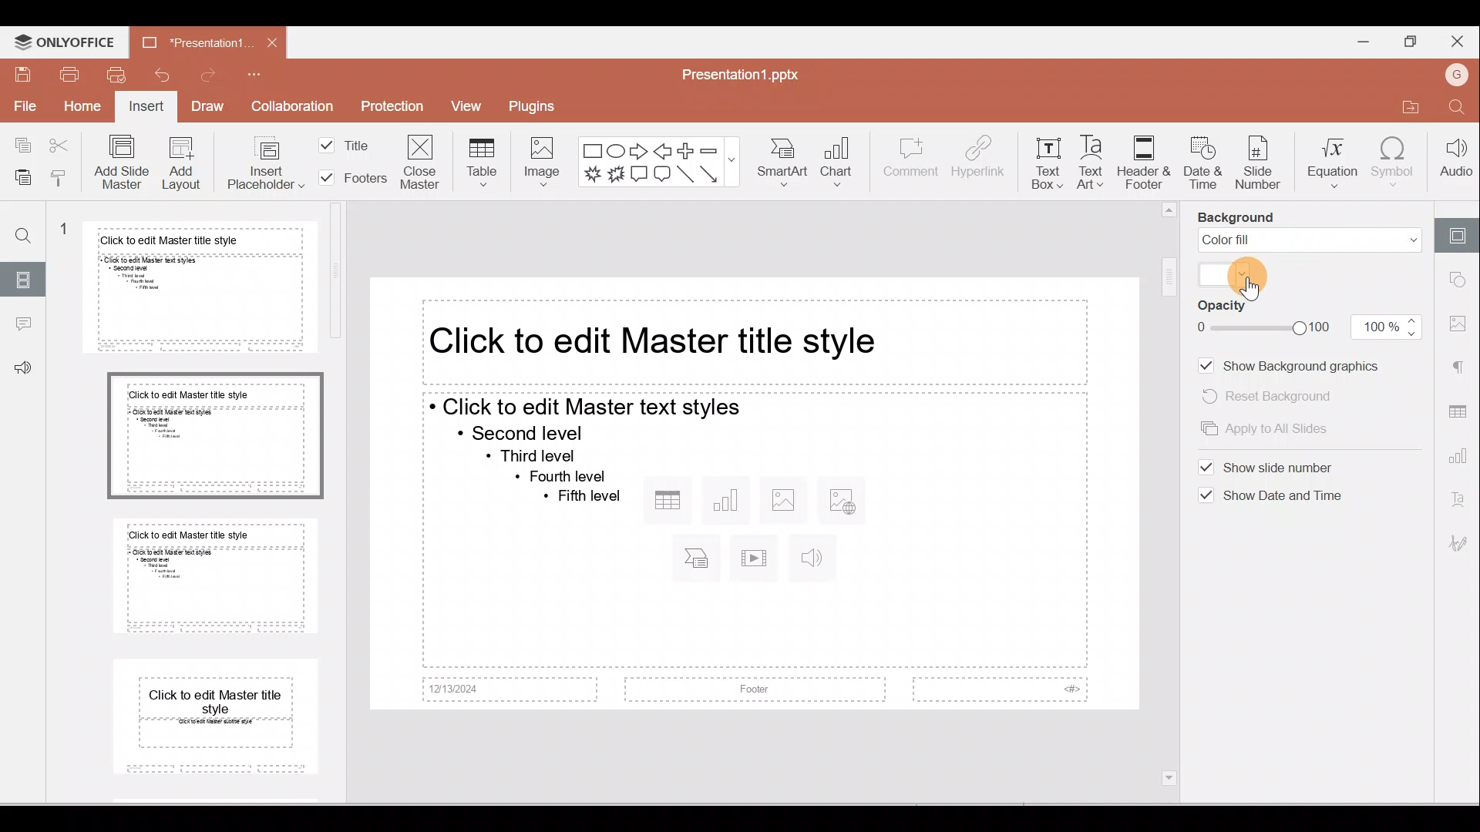  What do you see at coordinates (469, 108) in the screenshot?
I see `View` at bounding box center [469, 108].